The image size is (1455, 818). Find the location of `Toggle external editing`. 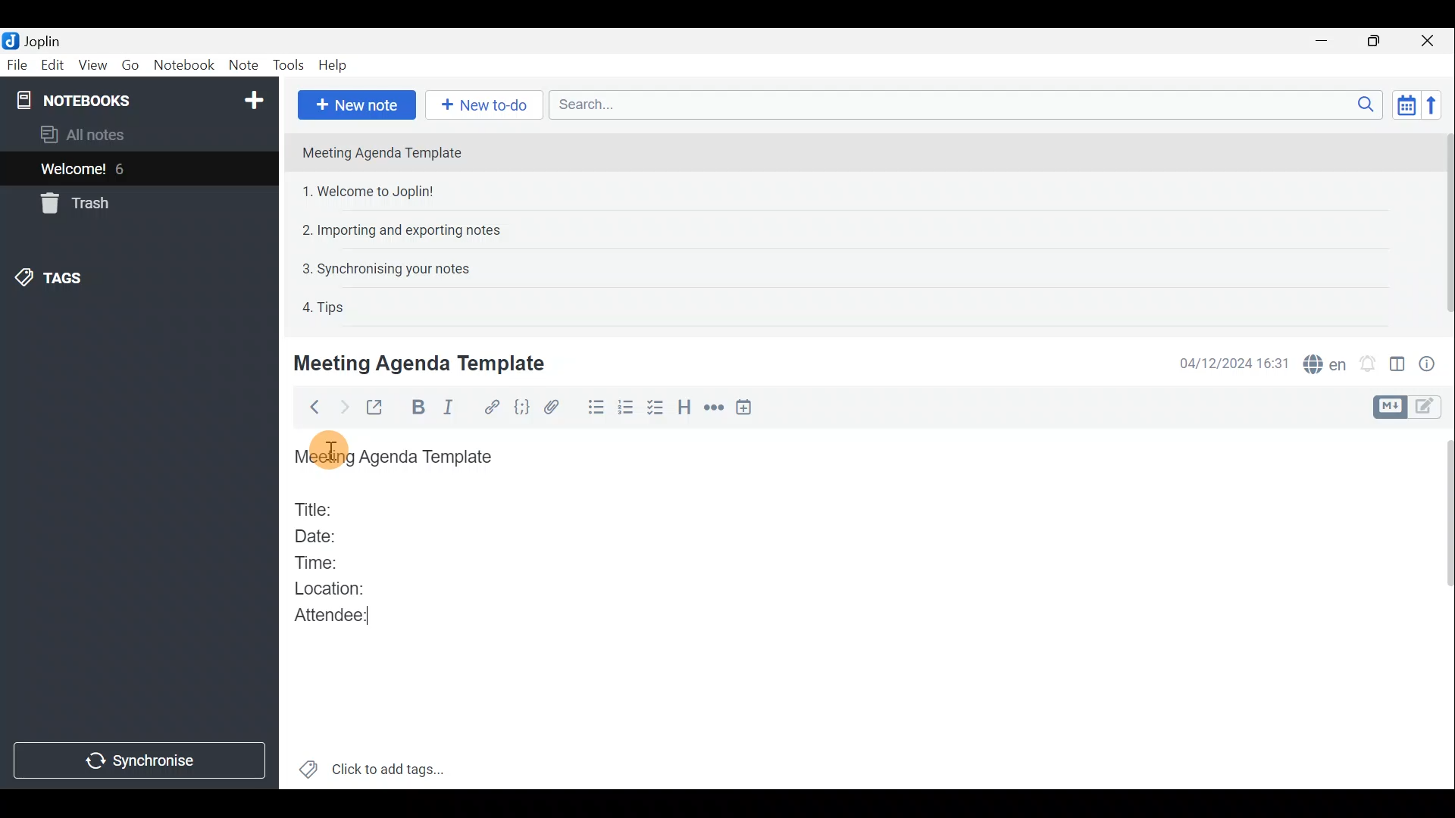

Toggle external editing is located at coordinates (379, 408).